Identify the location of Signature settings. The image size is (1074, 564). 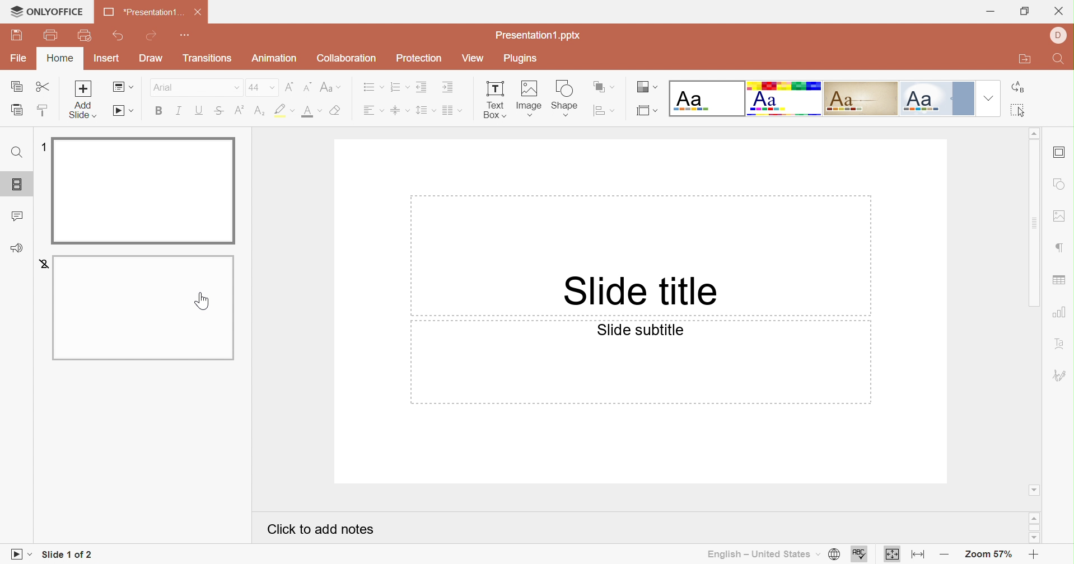
(1061, 375).